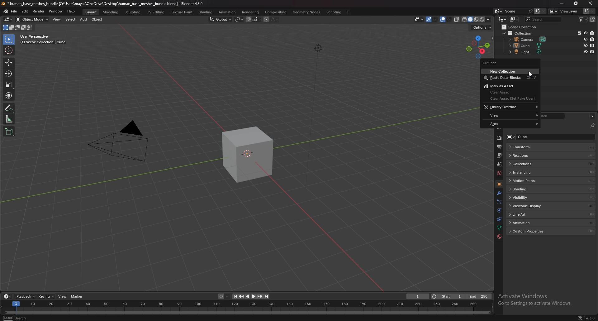 This screenshot has width=598, height=321. Describe the element at coordinates (18, 28) in the screenshot. I see `mode` at that location.